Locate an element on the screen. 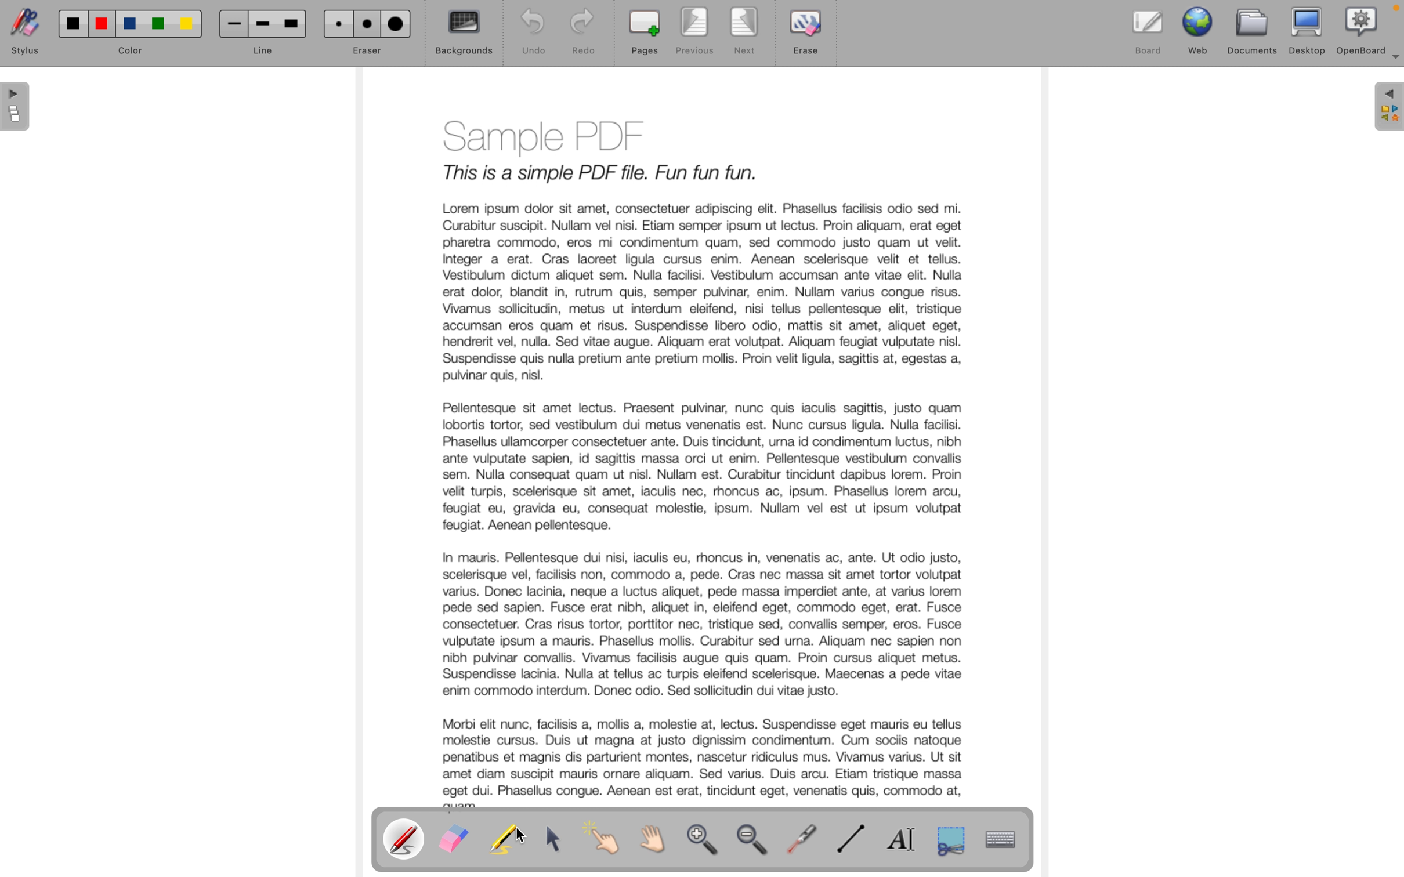 This screenshot has width=1404, height=877. pages is located at coordinates (17, 108).